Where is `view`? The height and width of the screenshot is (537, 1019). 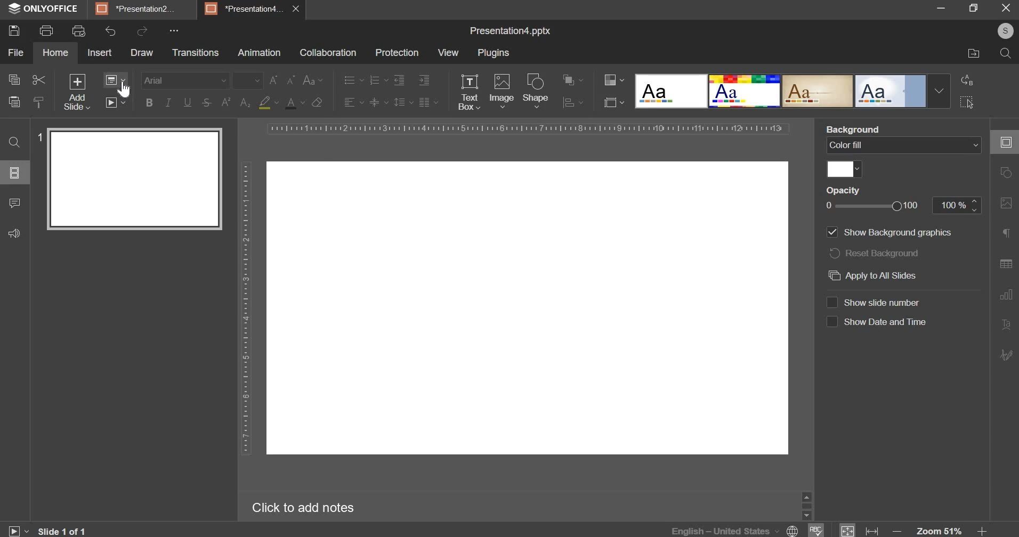
view is located at coordinates (449, 52).